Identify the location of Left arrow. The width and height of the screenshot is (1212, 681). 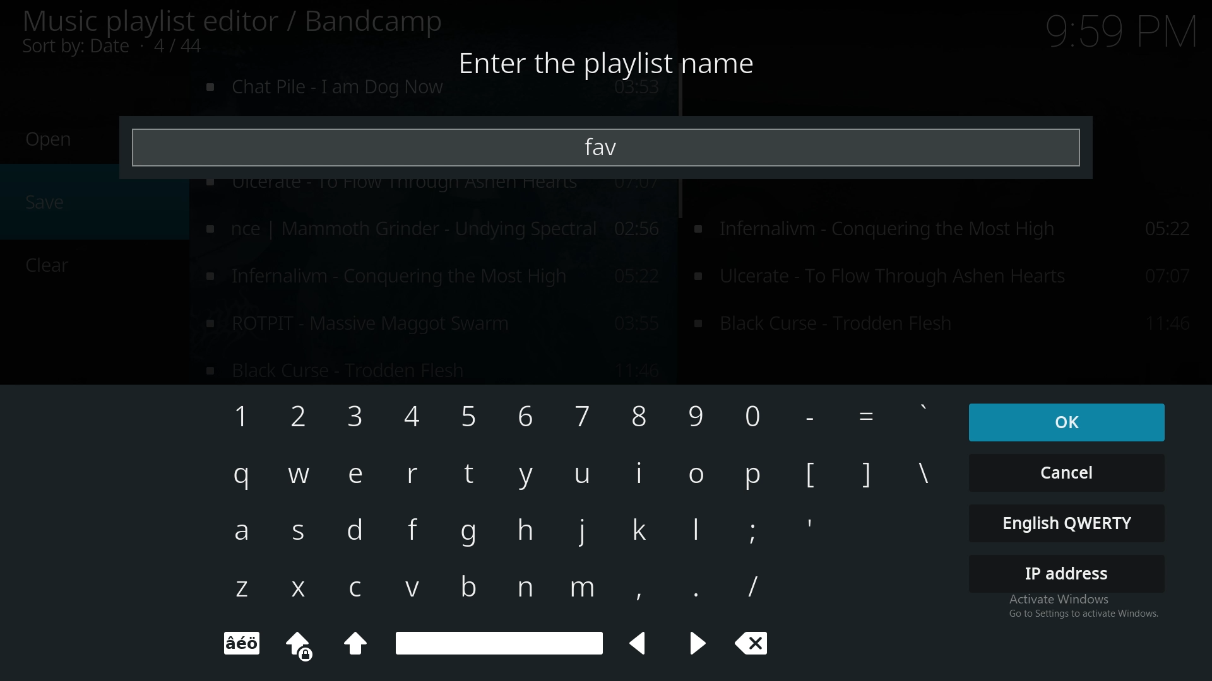
(643, 643).